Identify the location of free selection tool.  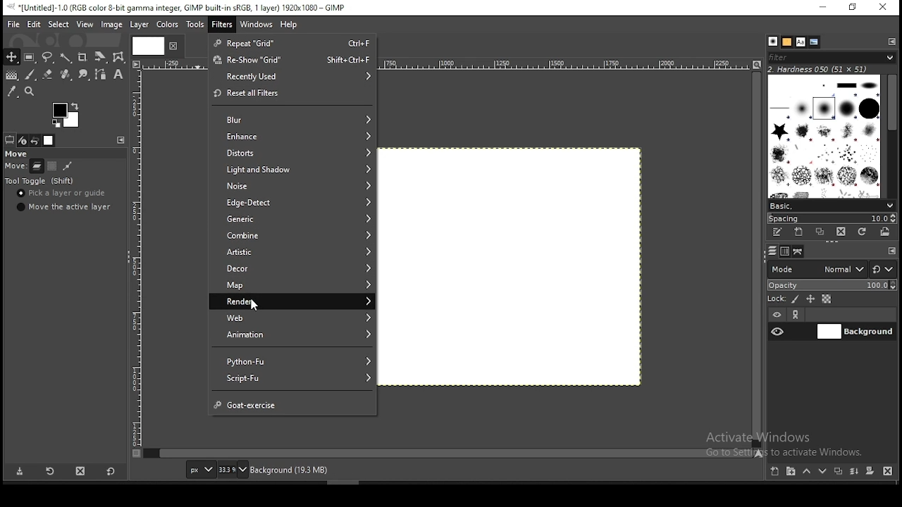
(48, 57).